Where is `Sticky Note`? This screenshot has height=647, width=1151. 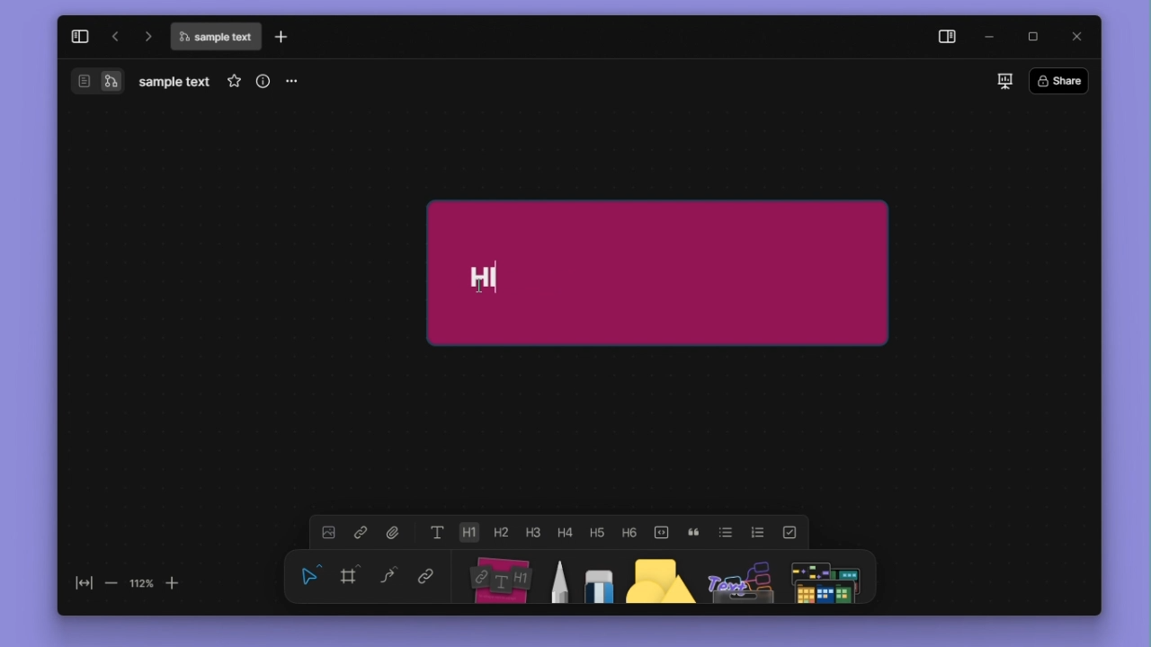
Sticky Note is located at coordinates (704, 271).